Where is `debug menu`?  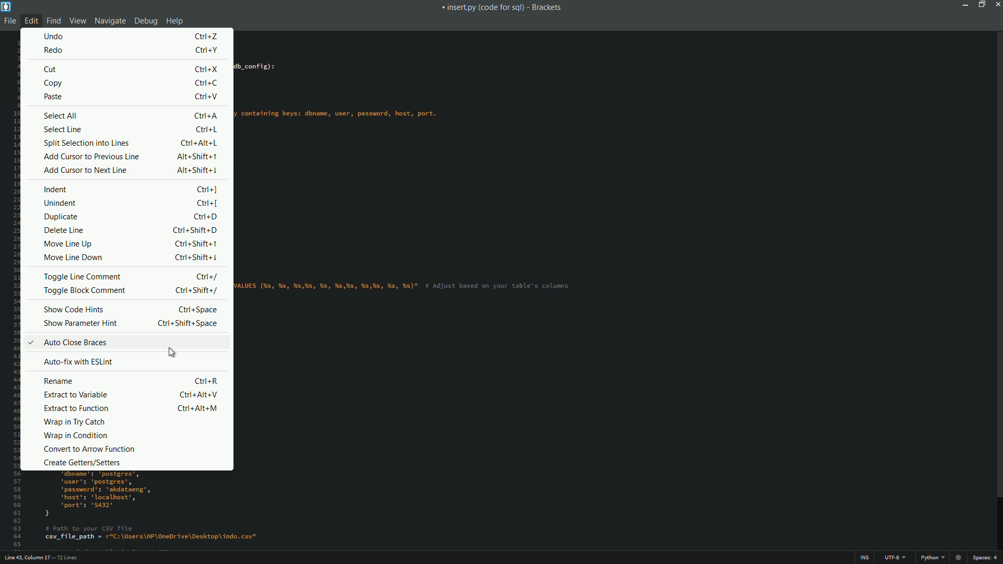 debug menu is located at coordinates (146, 20).